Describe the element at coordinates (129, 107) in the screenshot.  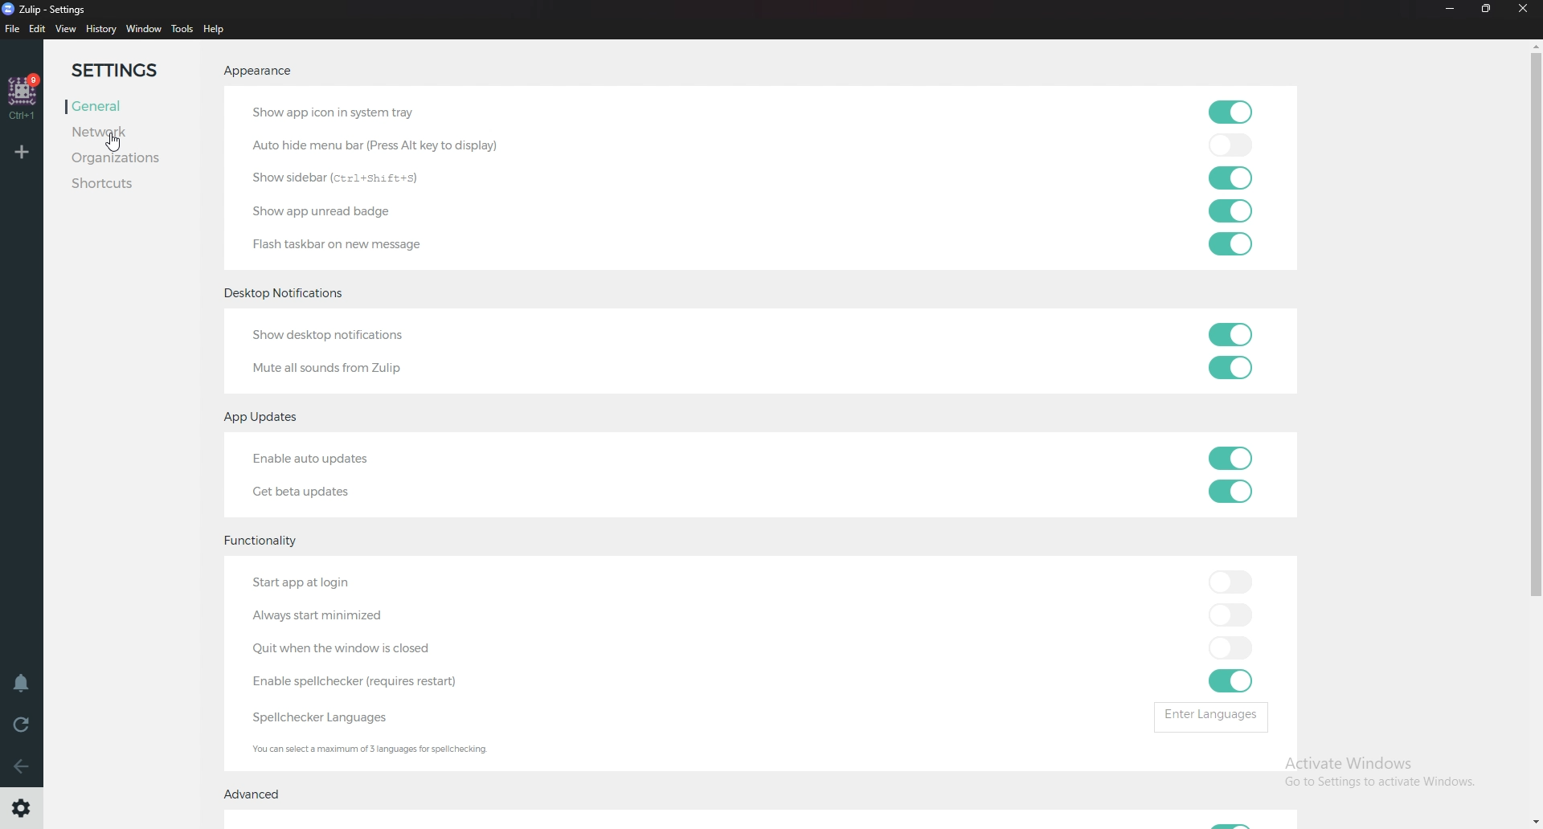
I see `General` at that location.